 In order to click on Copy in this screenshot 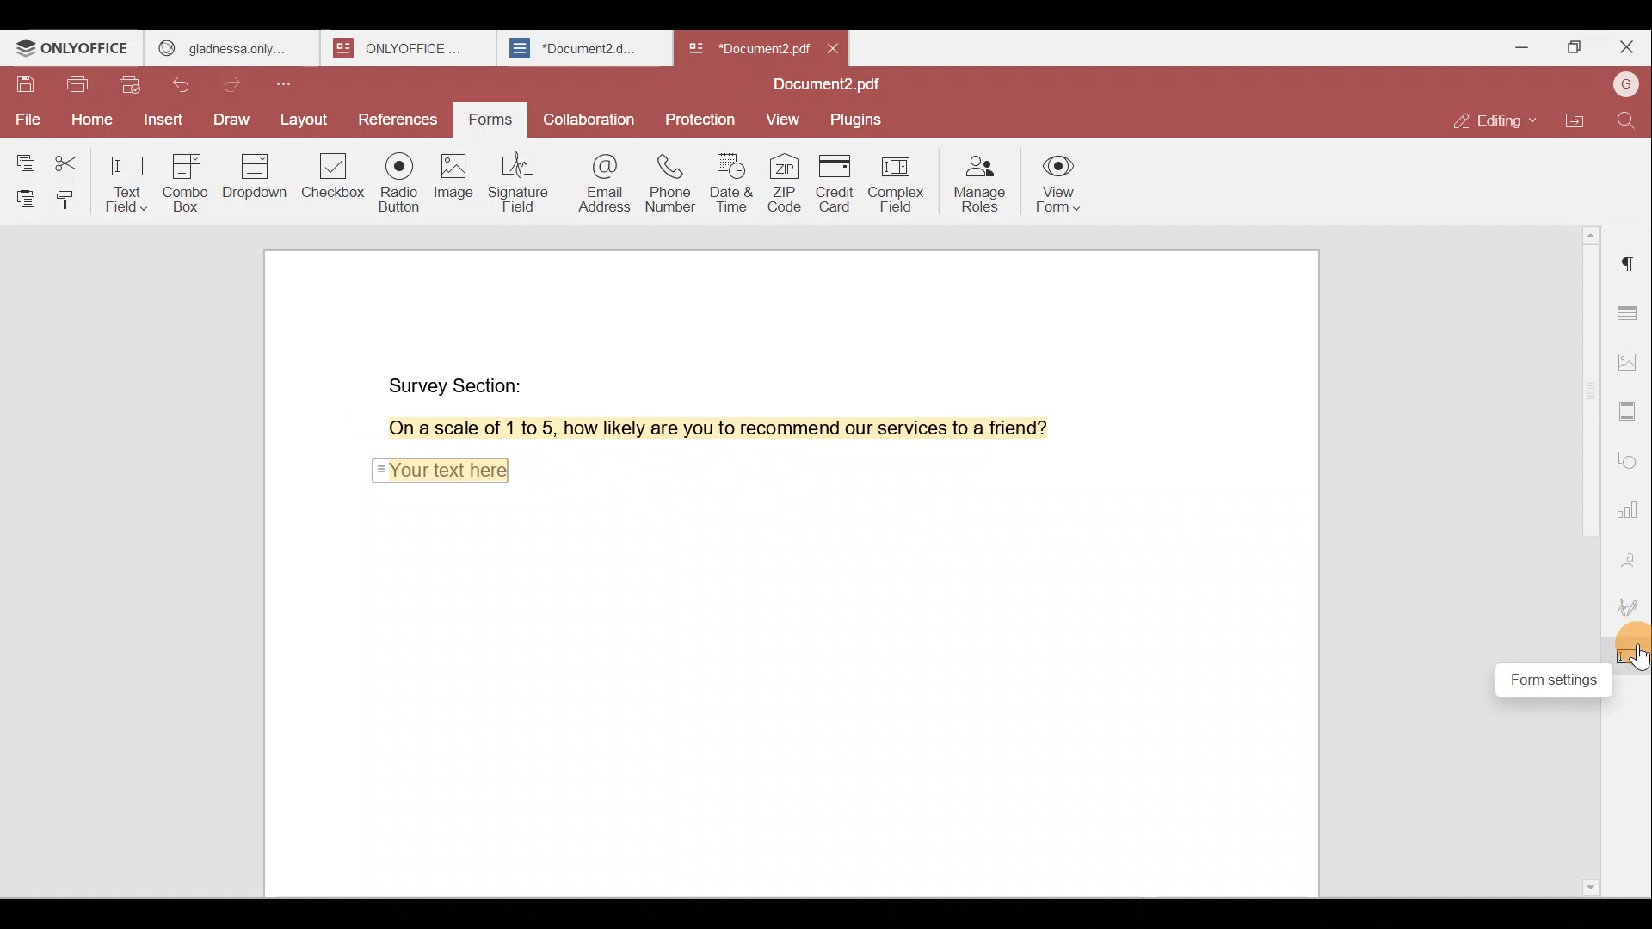, I will do `click(24, 156)`.